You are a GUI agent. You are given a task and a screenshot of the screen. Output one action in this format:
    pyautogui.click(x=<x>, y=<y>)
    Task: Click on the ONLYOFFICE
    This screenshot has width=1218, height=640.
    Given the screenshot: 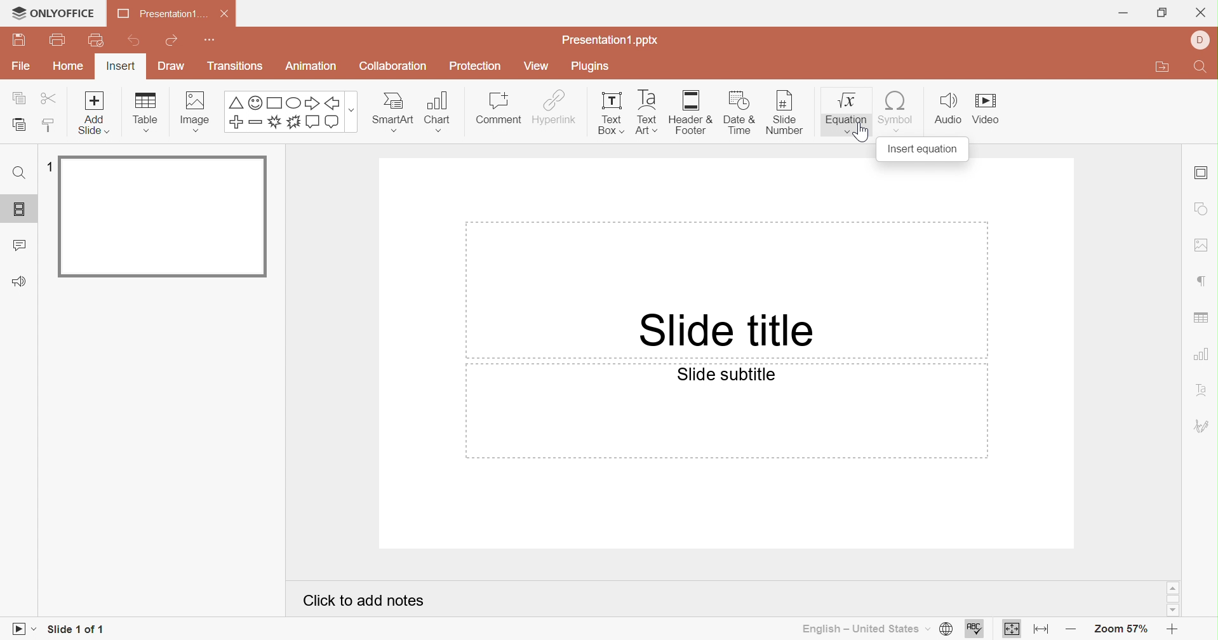 What is the action you would take?
    pyautogui.click(x=53, y=15)
    